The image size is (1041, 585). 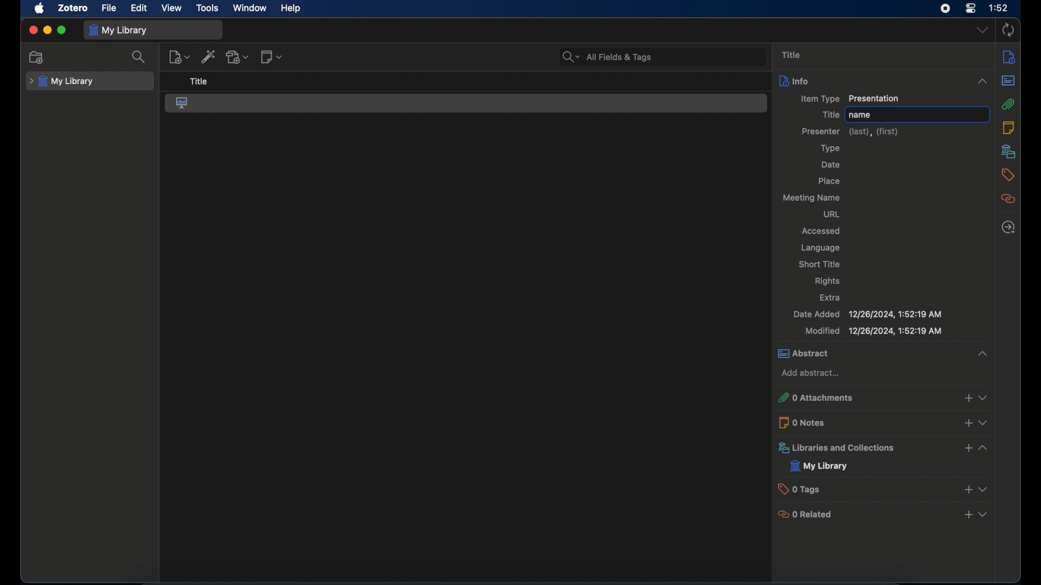 What do you see at coordinates (852, 131) in the screenshot?
I see `presenter (last),(first)` at bounding box center [852, 131].